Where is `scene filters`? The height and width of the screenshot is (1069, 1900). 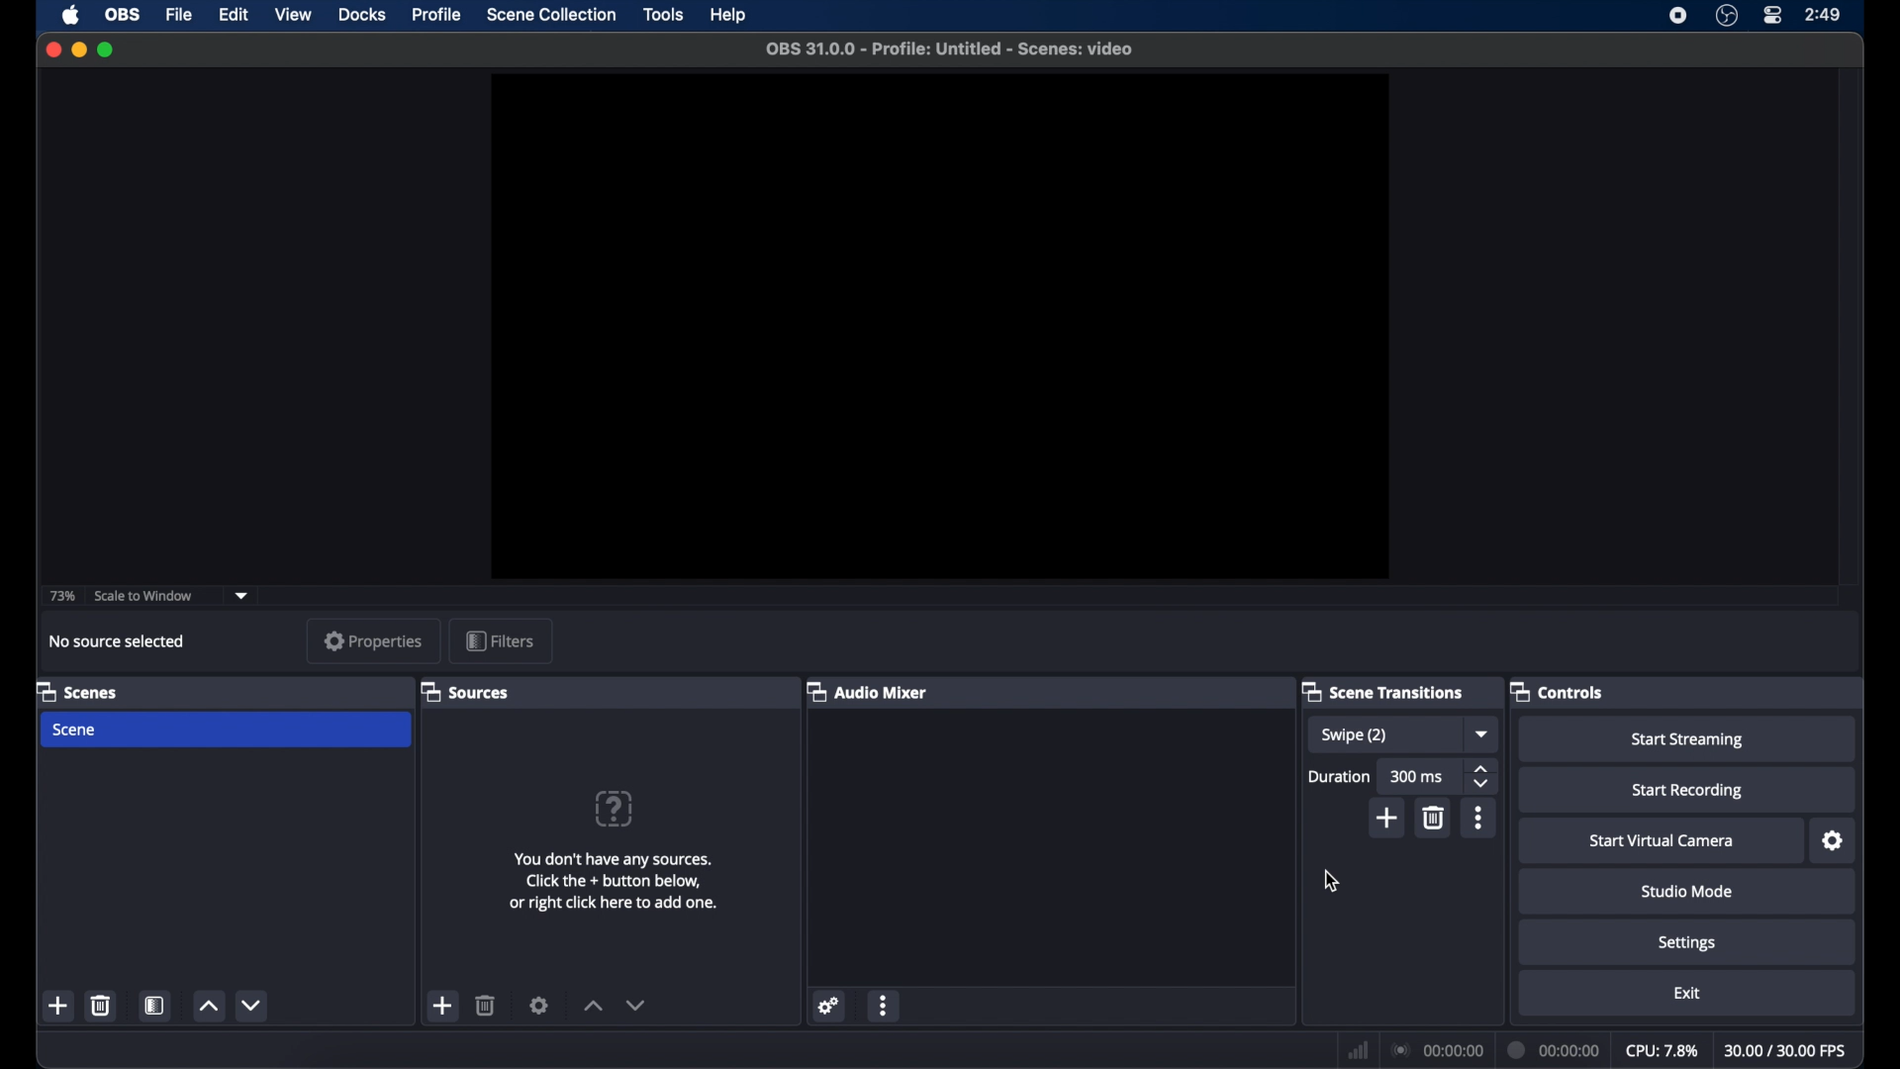 scene filters is located at coordinates (154, 1007).